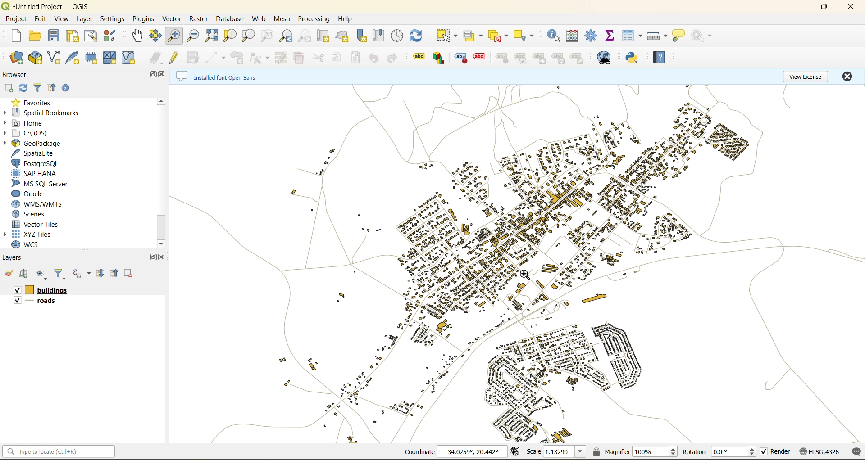 This screenshot has height=460, width=865. Describe the element at coordinates (154, 75) in the screenshot. I see `maximize` at that location.